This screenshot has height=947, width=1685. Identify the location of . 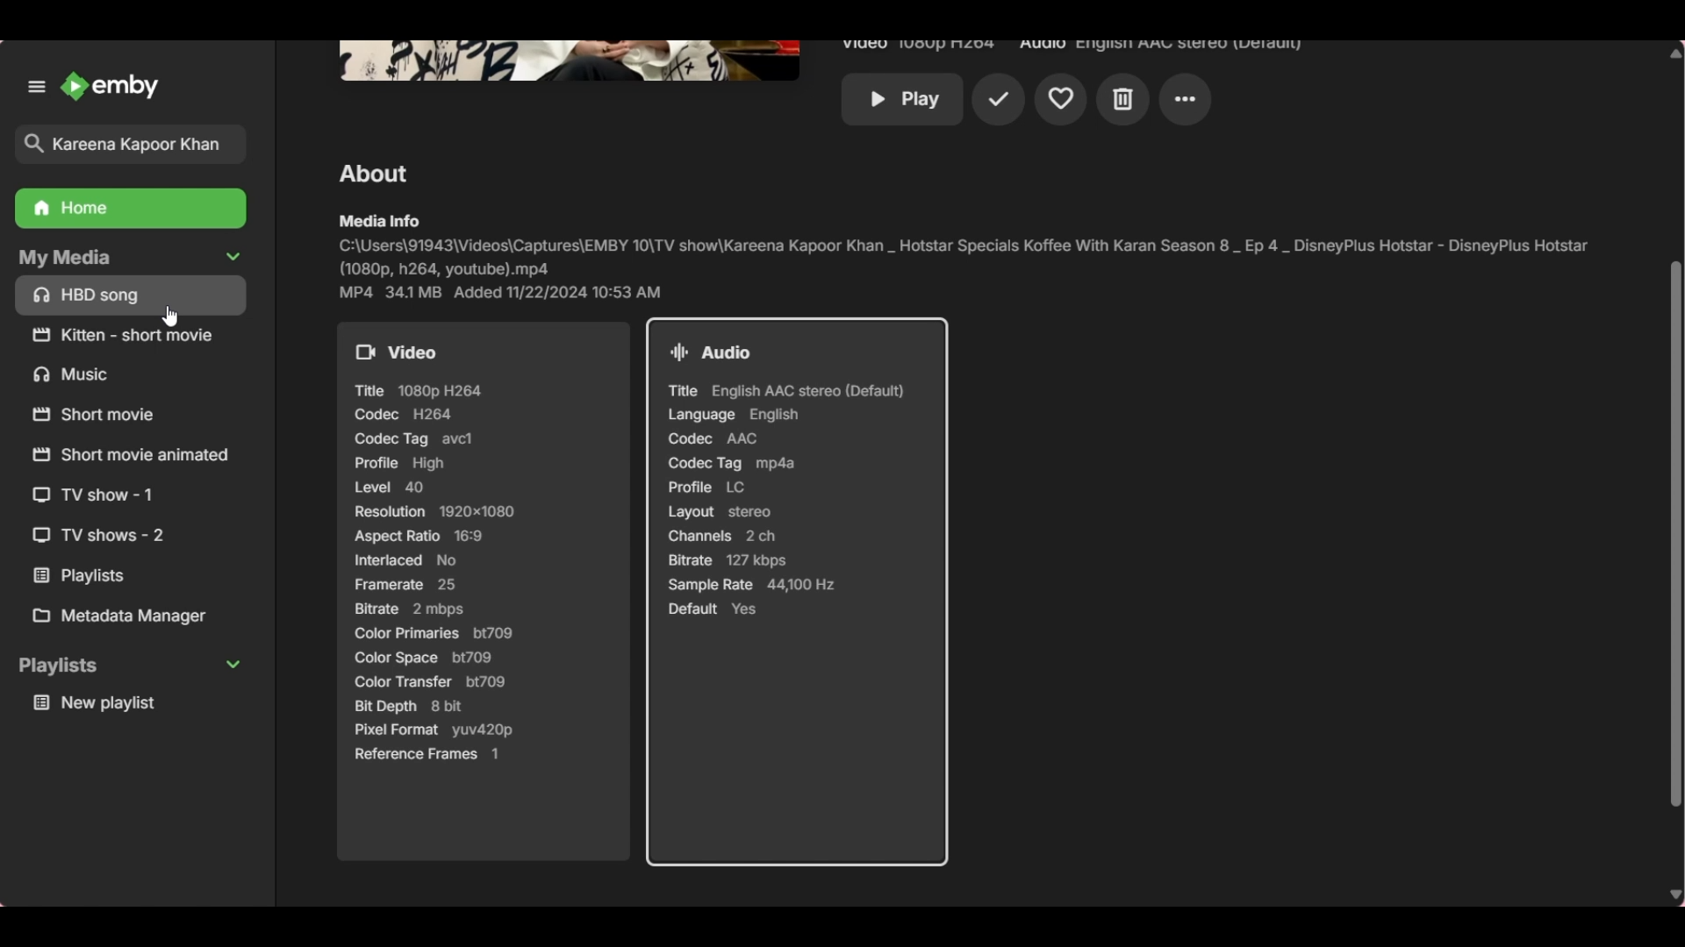
(105, 575).